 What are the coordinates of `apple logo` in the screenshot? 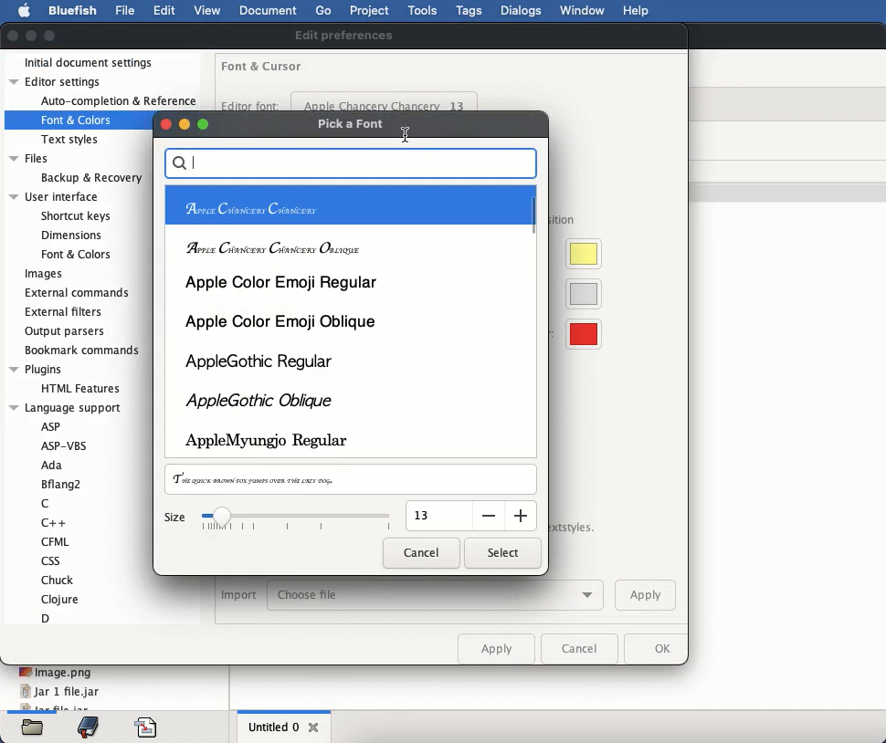 It's located at (25, 11).